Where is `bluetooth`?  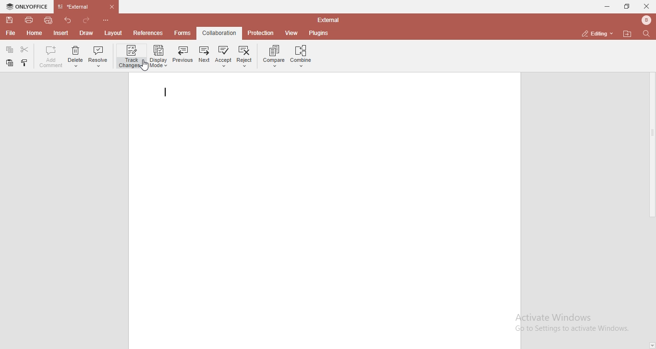 bluetooth is located at coordinates (646, 20).